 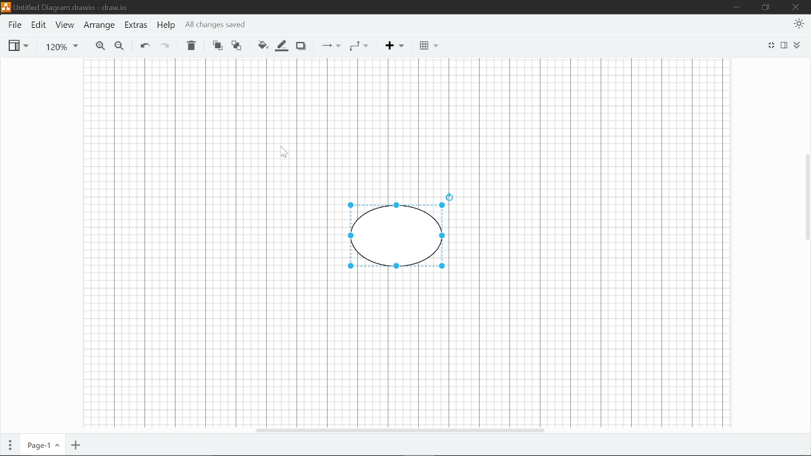 What do you see at coordinates (281, 46) in the screenshot?
I see `Fill line` at bounding box center [281, 46].